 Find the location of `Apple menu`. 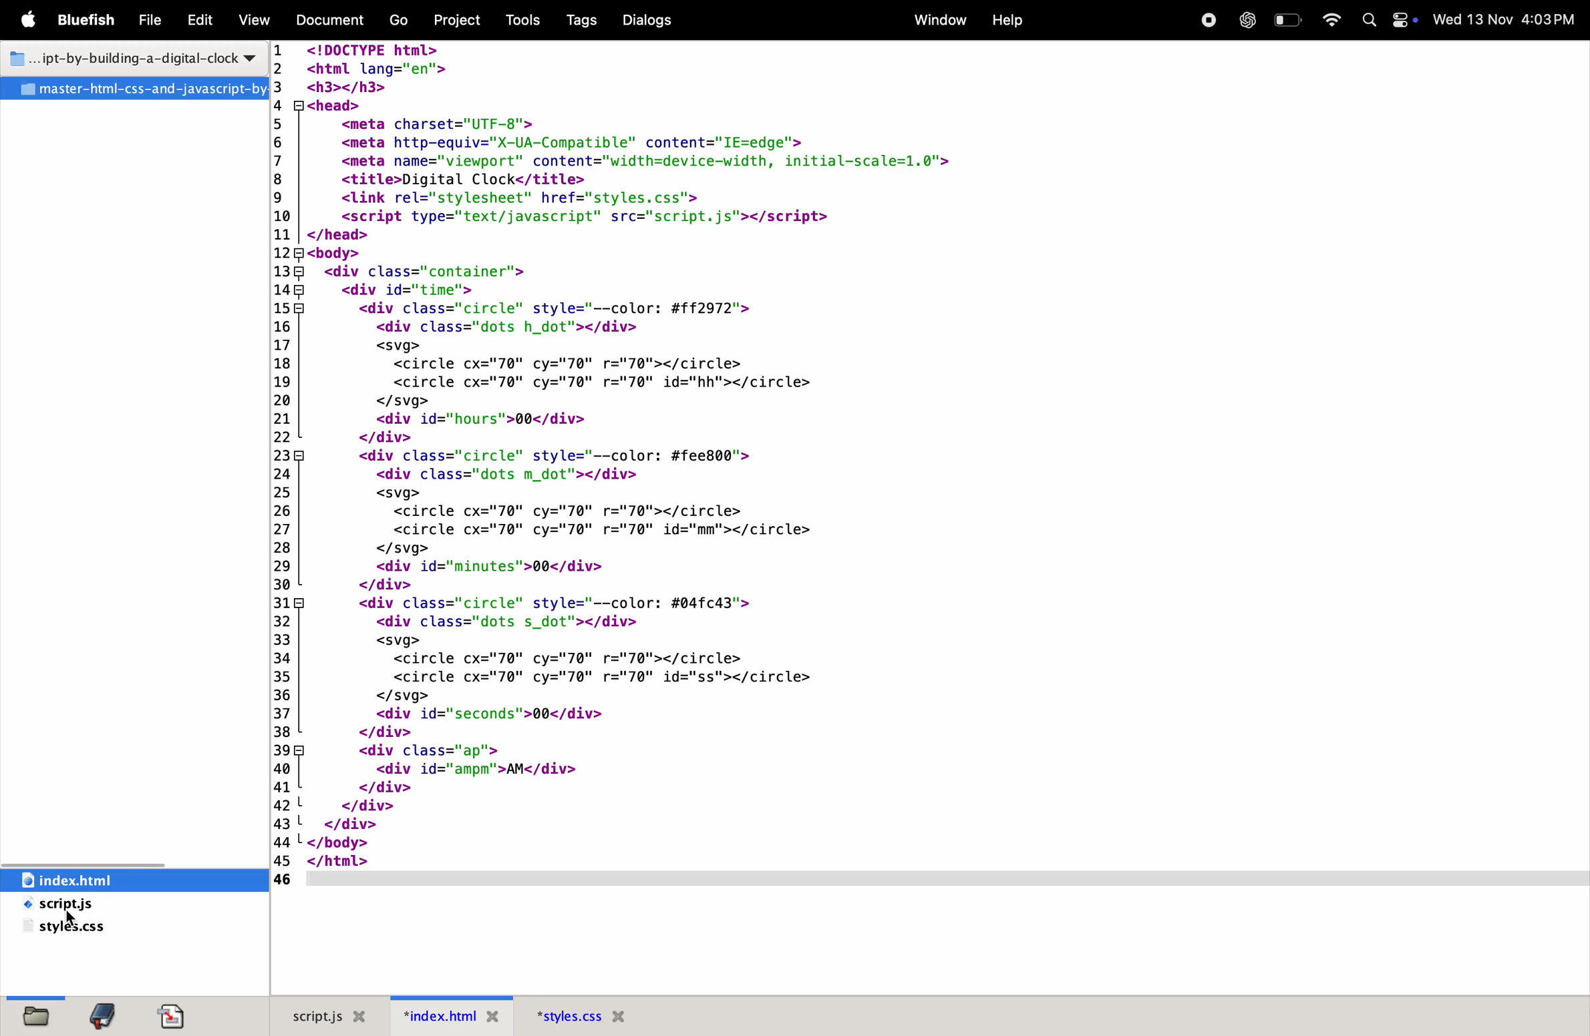

Apple menu is located at coordinates (27, 21).